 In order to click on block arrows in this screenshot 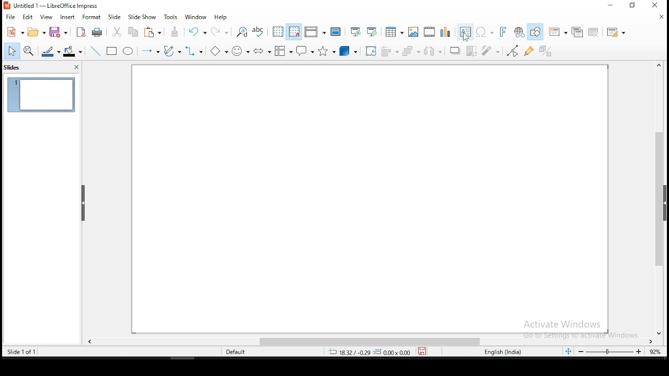, I will do `click(261, 52)`.